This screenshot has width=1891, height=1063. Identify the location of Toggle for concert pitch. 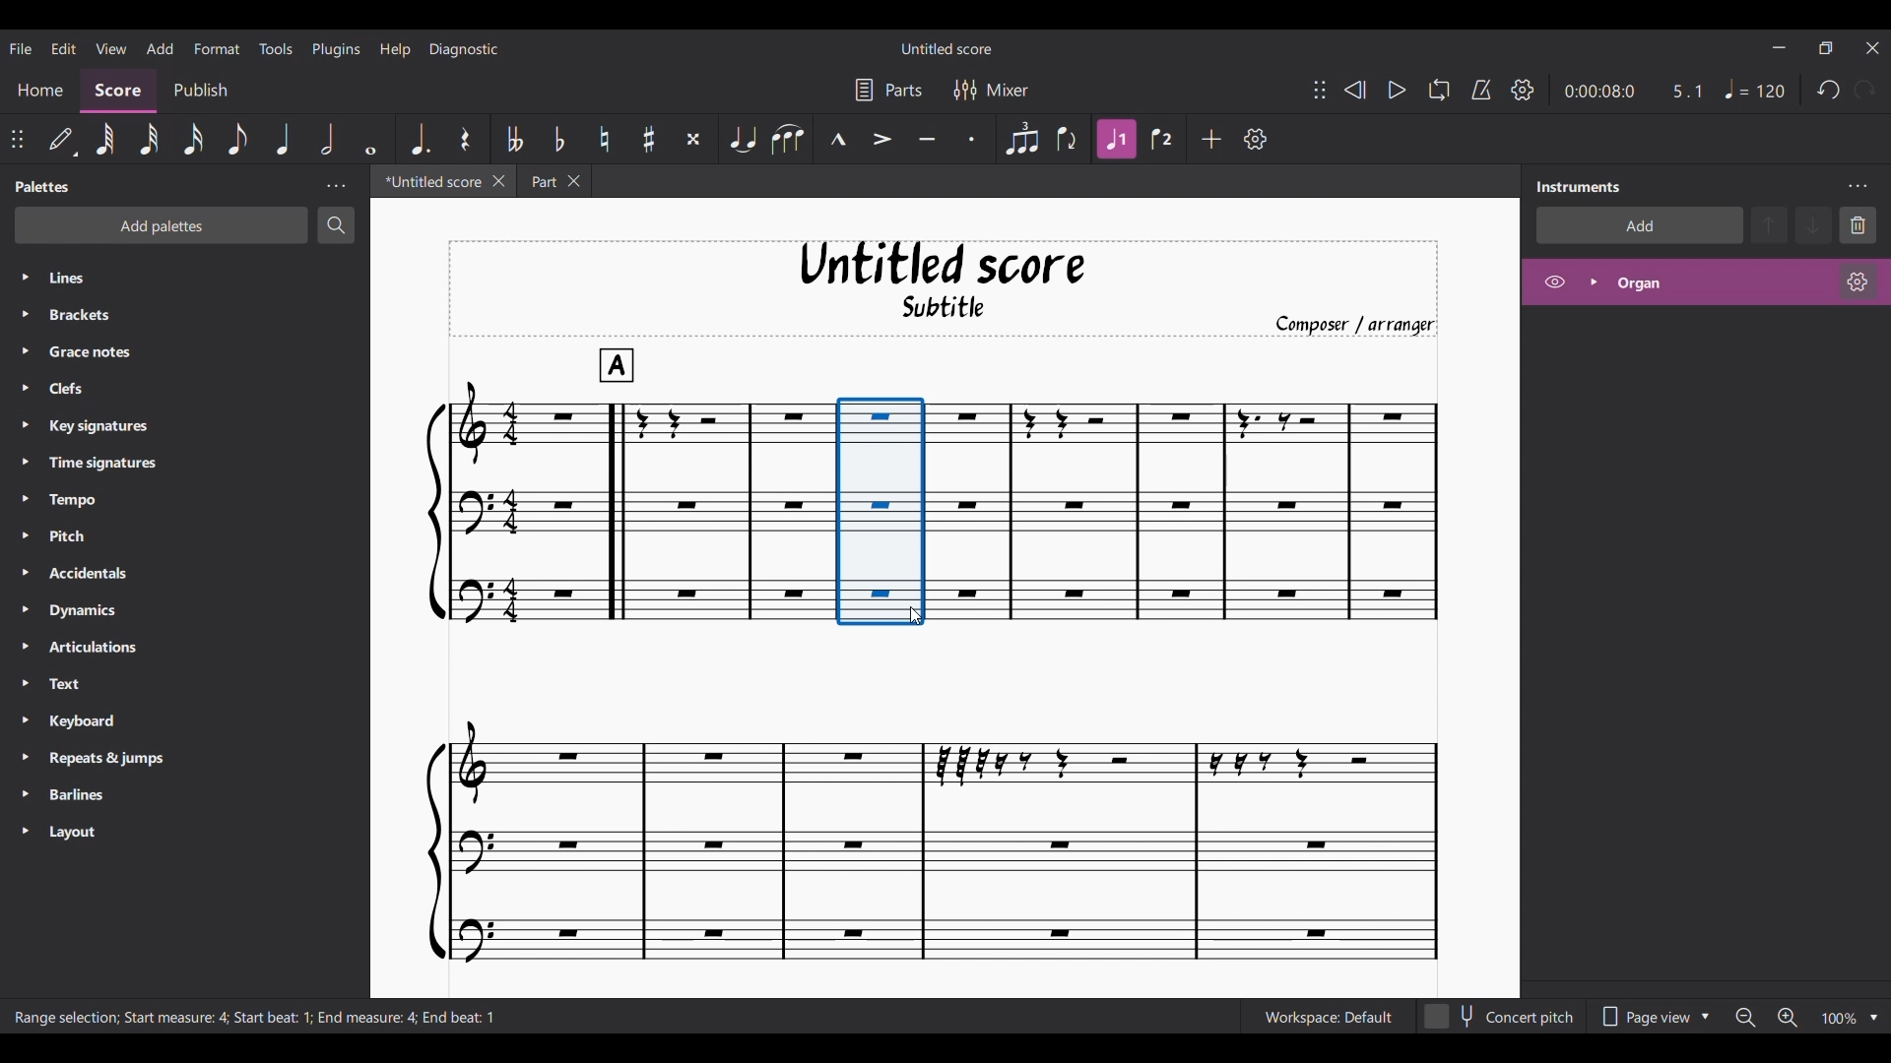
(1500, 1017).